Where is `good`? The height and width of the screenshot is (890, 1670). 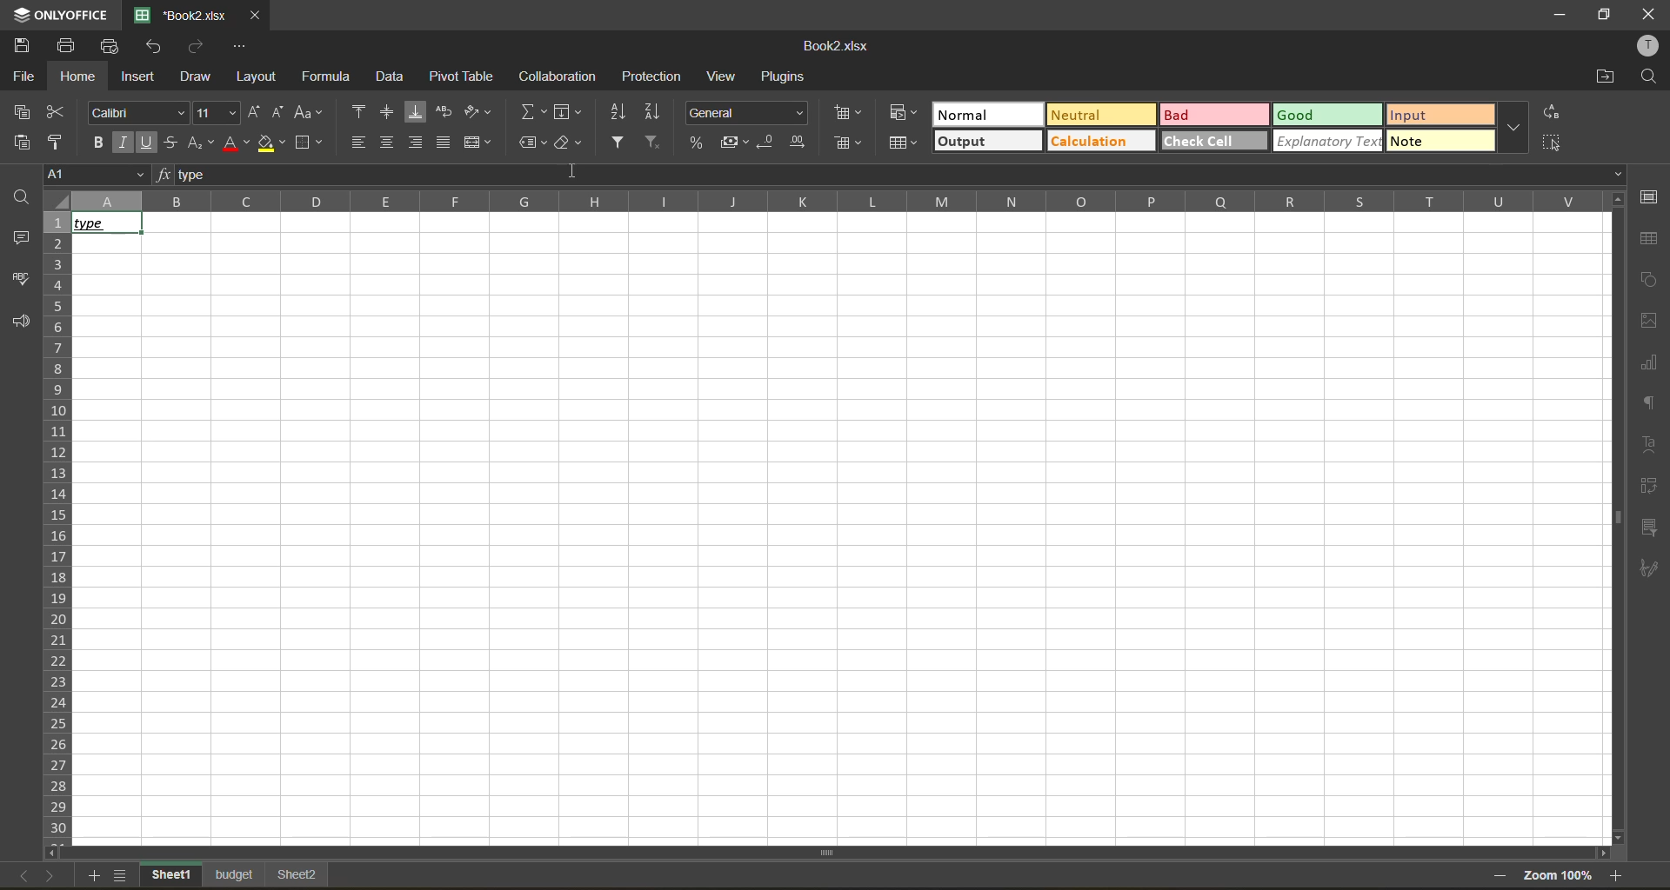
good is located at coordinates (1333, 116).